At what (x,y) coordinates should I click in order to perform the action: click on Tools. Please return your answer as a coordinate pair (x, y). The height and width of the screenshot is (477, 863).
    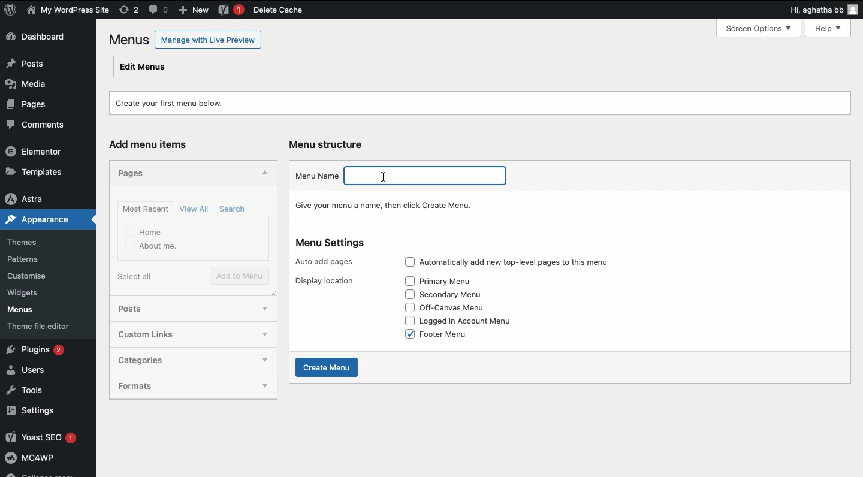
    Looking at the image, I should click on (30, 391).